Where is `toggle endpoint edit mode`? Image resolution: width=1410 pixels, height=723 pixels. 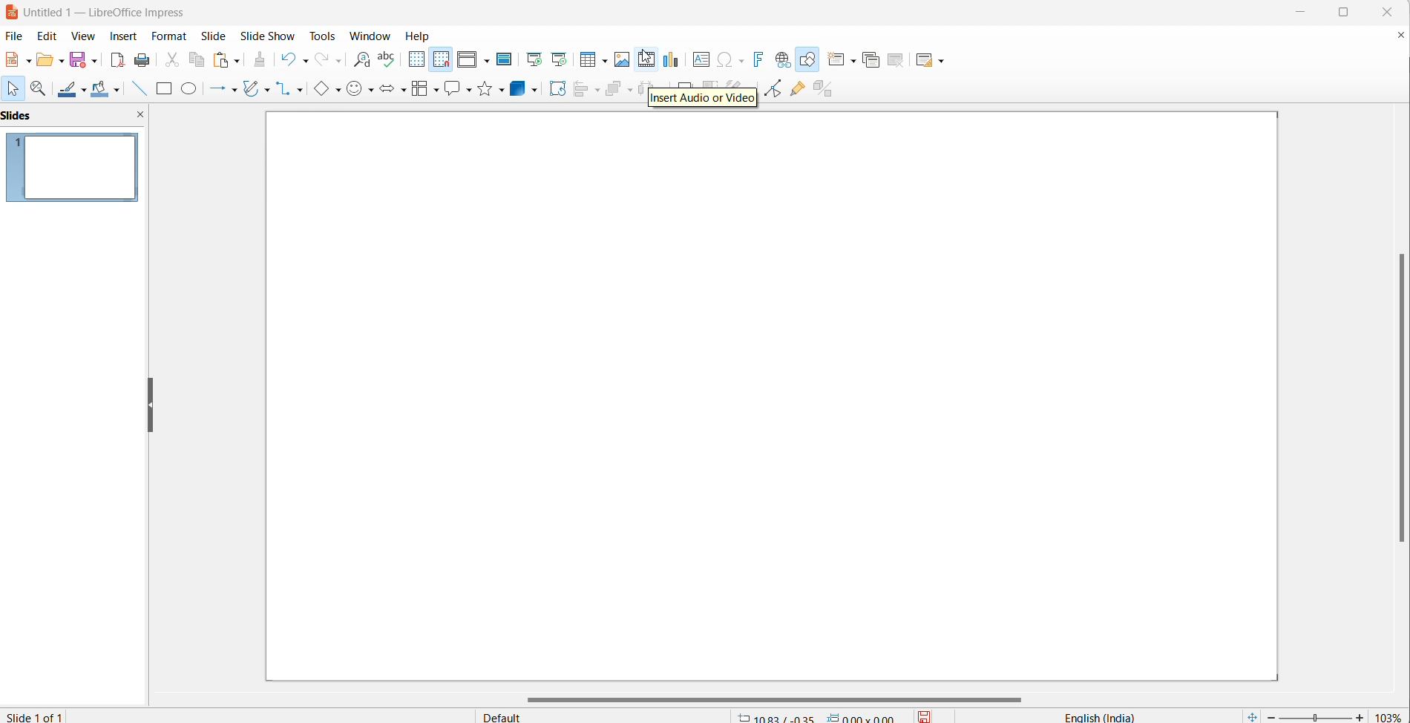 toggle endpoint edit mode is located at coordinates (777, 91).